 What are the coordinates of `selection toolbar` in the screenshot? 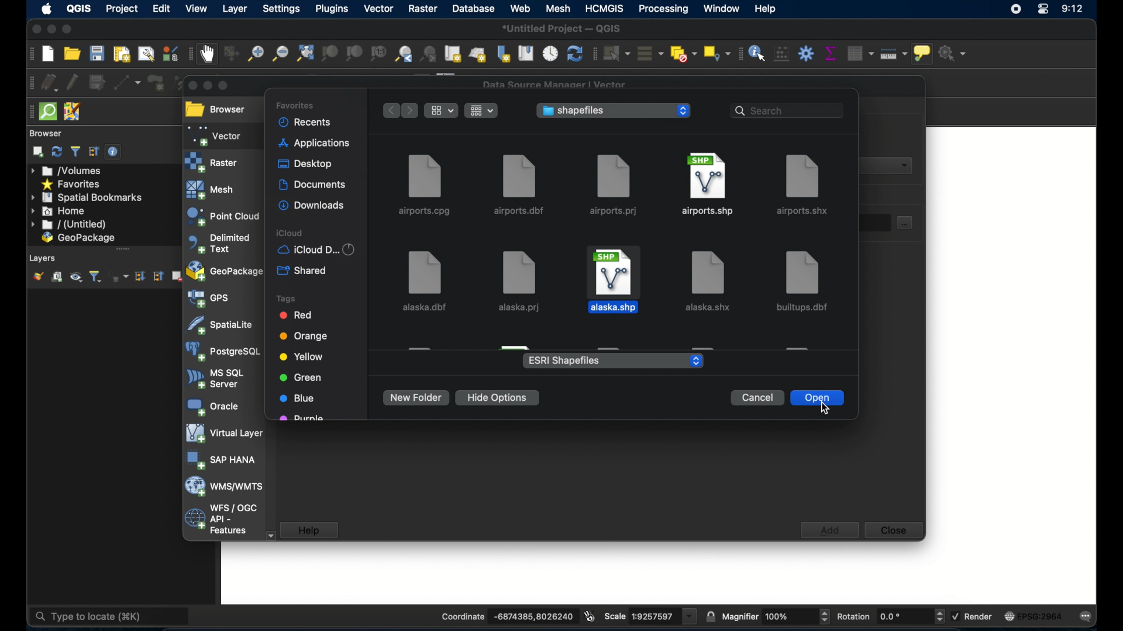 It's located at (594, 53).